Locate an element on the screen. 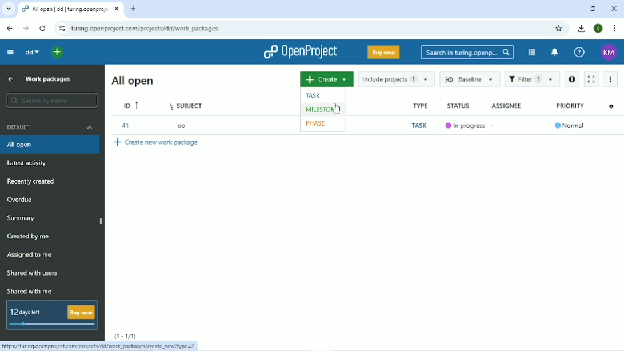  Baseline is located at coordinates (470, 80).